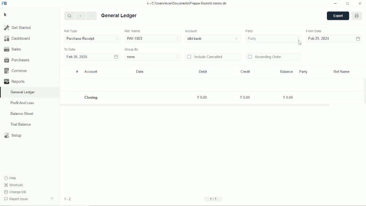  Describe the element at coordinates (314, 31) in the screenshot. I see `From date` at that location.